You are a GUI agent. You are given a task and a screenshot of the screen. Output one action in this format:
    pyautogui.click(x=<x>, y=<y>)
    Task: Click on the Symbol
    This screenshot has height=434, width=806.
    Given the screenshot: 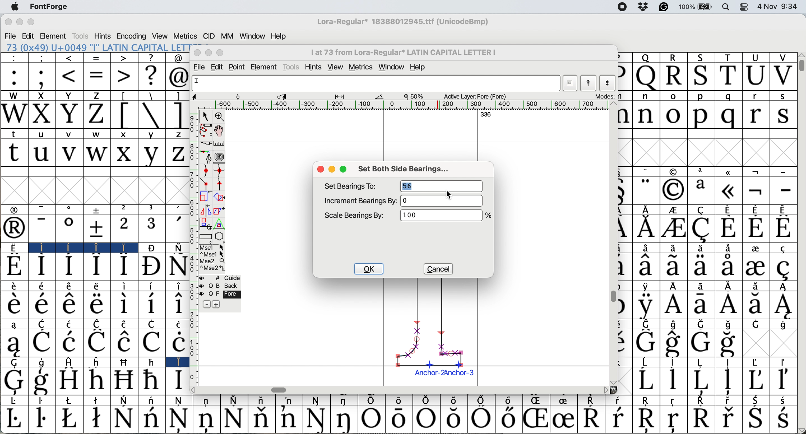 What is the action you would take?
    pyautogui.click(x=593, y=418)
    